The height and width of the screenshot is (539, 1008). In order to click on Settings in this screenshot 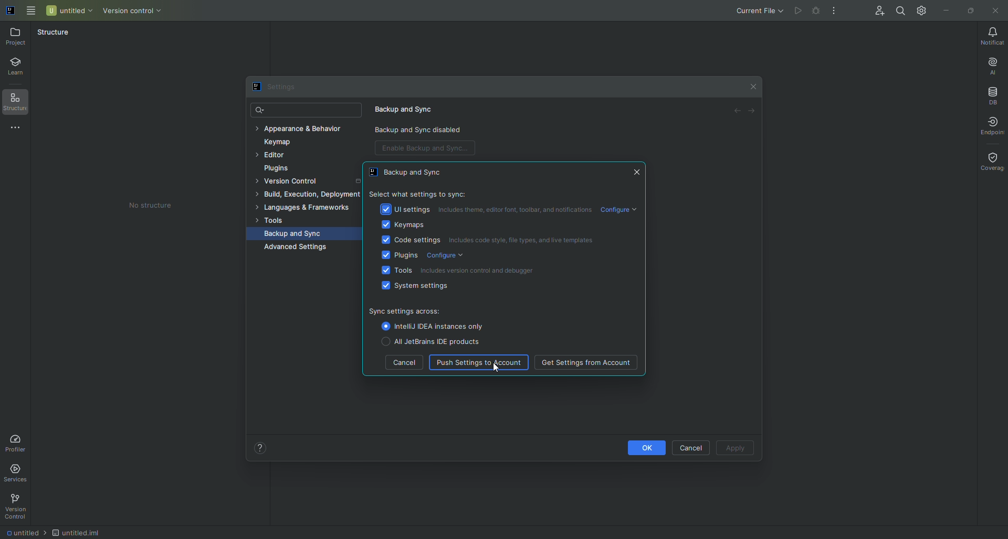, I will do `click(277, 88)`.